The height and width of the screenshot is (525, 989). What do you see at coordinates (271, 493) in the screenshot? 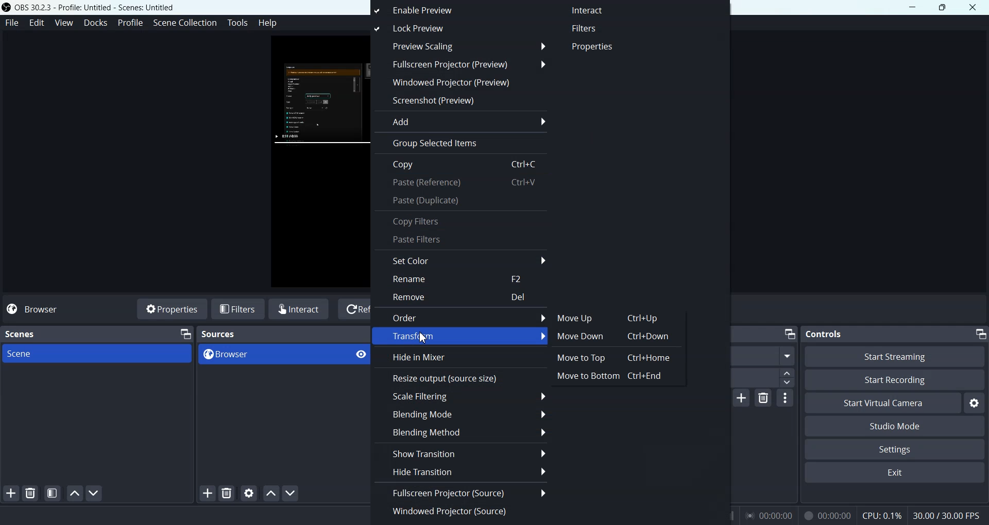
I see `Move Scene Up` at bounding box center [271, 493].